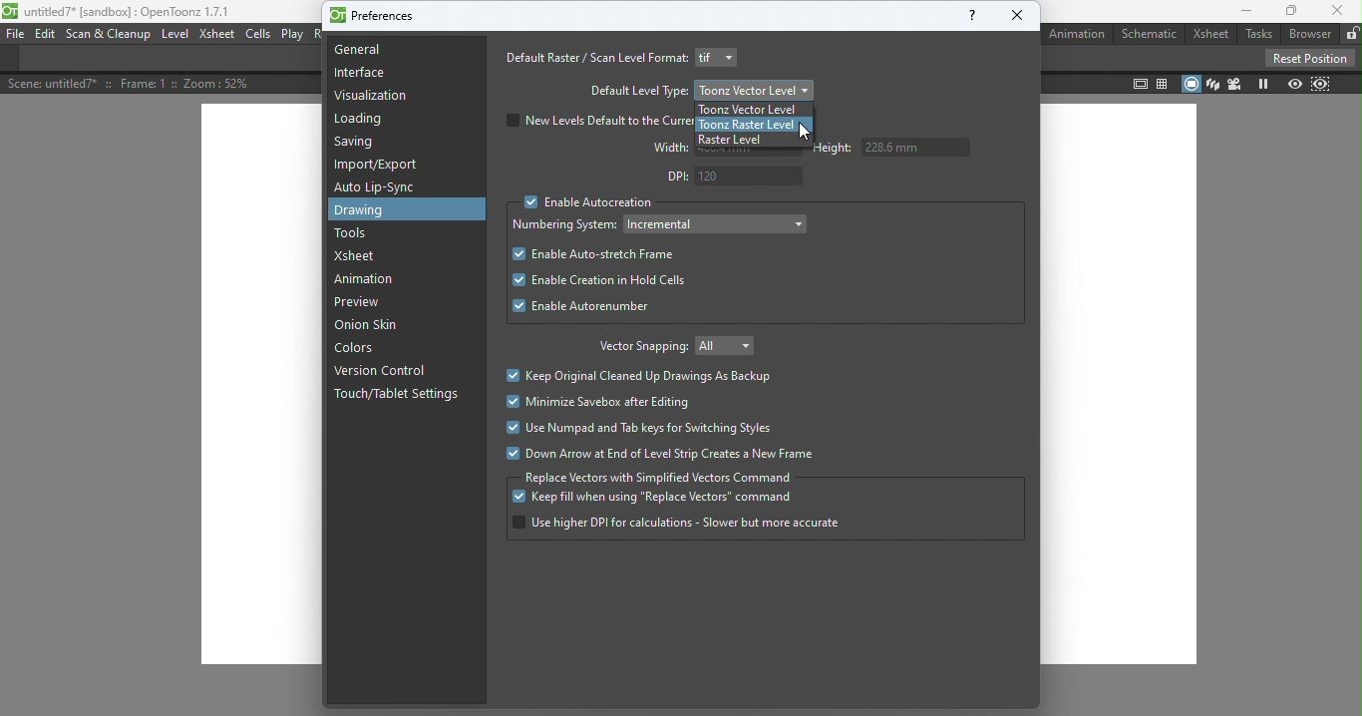 The image size is (1362, 716). Describe the element at coordinates (372, 327) in the screenshot. I see `Onion skin` at that location.